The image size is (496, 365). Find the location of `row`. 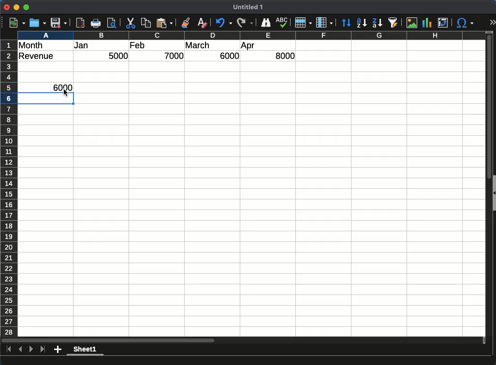

row is located at coordinates (303, 23).